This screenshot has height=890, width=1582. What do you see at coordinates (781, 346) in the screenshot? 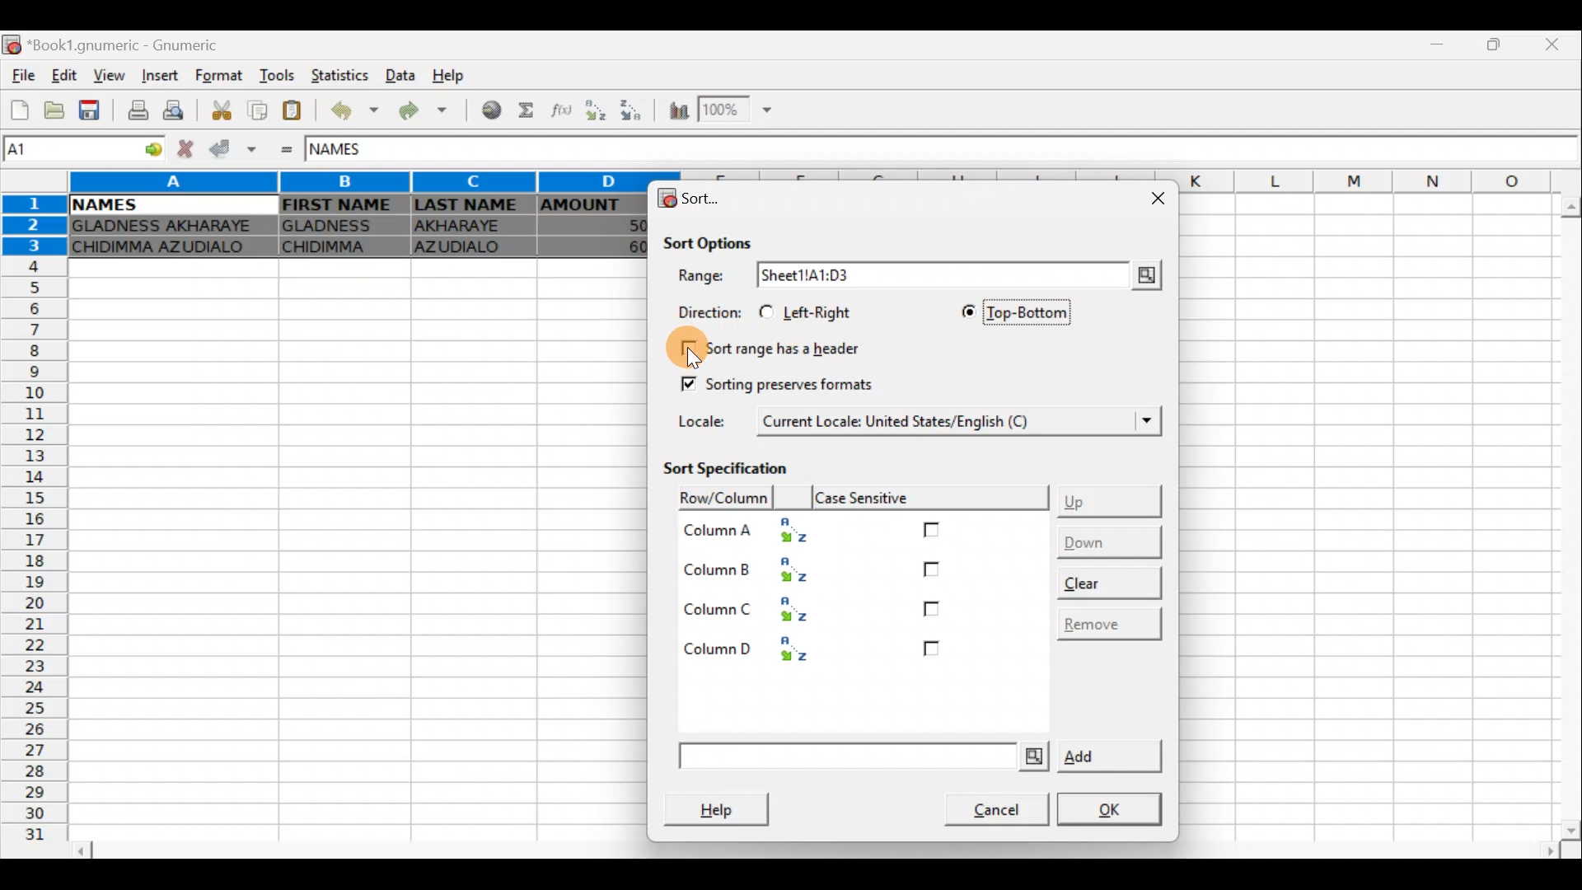
I see `Sort range has a header` at bounding box center [781, 346].